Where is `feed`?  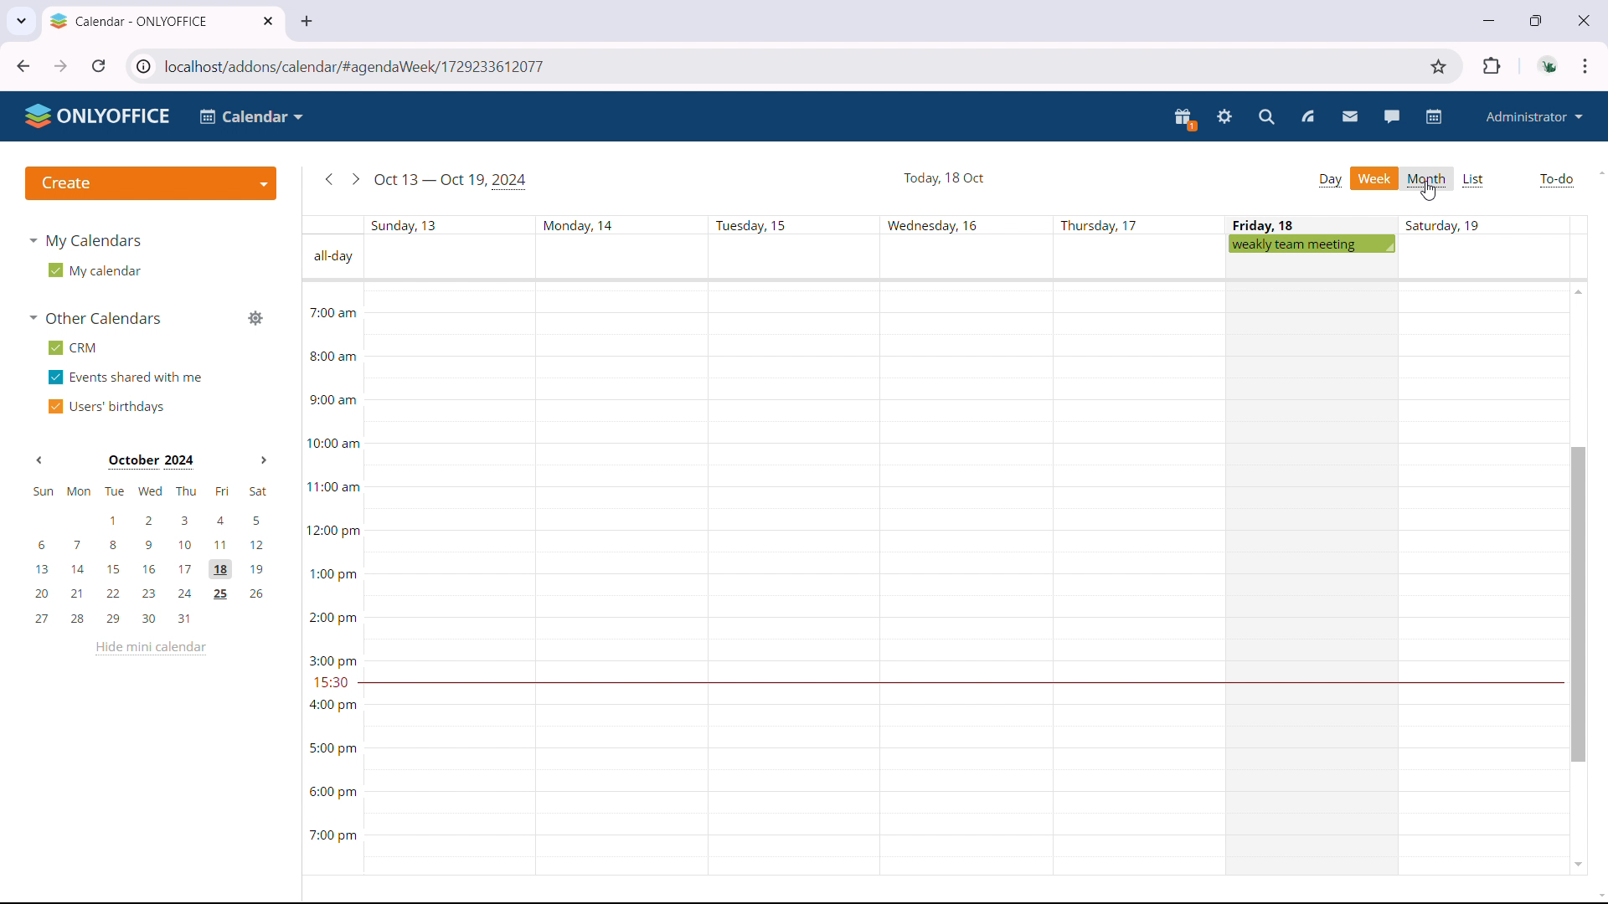 feed is located at coordinates (1309, 119).